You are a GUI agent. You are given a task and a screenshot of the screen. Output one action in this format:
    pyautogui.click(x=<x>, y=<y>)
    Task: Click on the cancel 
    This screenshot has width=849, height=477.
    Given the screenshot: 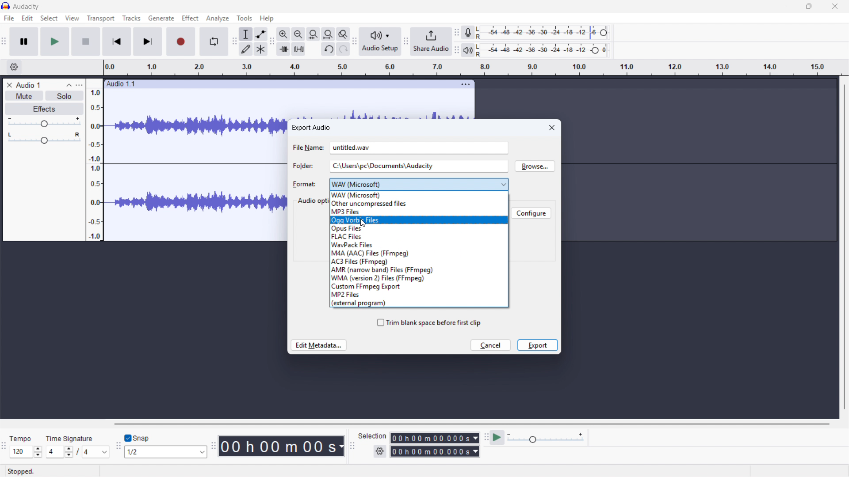 What is the action you would take?
    pyautogui.click(x=491, y=345)
    